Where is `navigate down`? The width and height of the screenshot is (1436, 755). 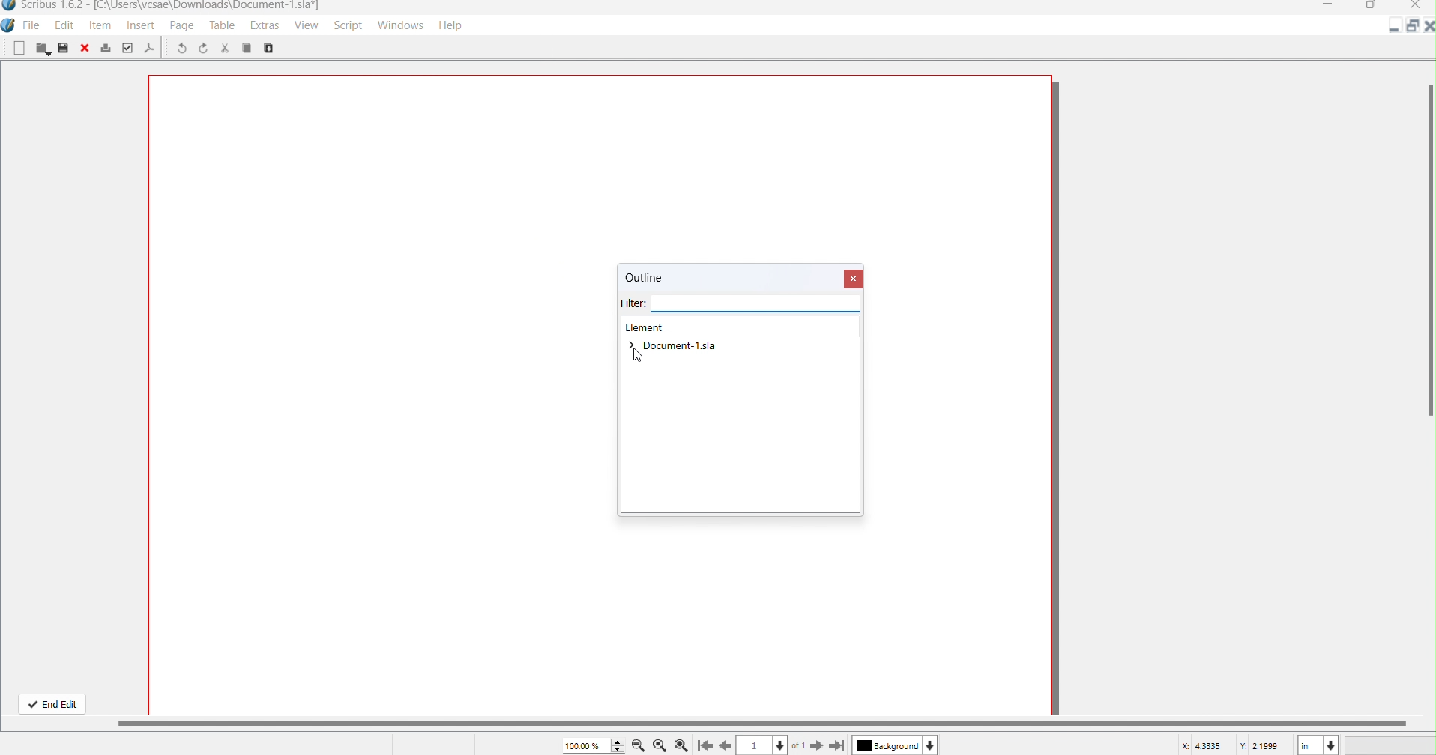
navigate down is located at coordinates (782, 743).